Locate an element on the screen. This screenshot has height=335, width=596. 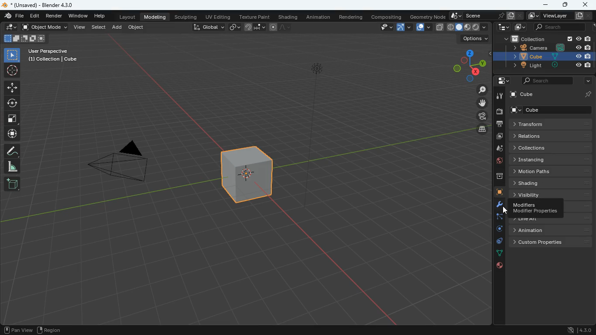
fullscreen is located at coordinates (14, 119).